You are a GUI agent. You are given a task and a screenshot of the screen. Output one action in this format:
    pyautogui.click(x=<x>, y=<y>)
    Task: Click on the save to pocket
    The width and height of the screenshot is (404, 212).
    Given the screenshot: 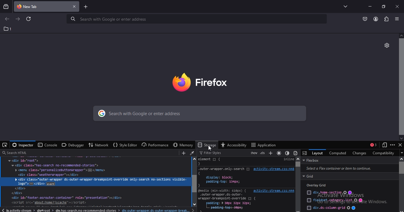 What is the action you would take?
    pyautogui.click(x=365, y=19)
    